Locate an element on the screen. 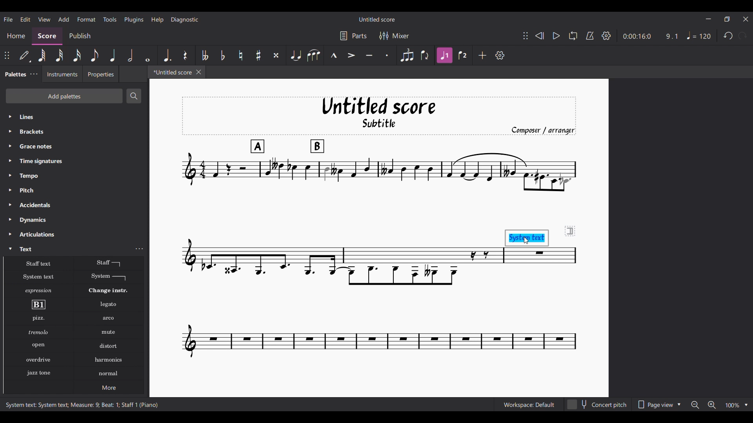 The width and height of the screenshot is (753, 423). Settings is located at coordinates (606, 36).